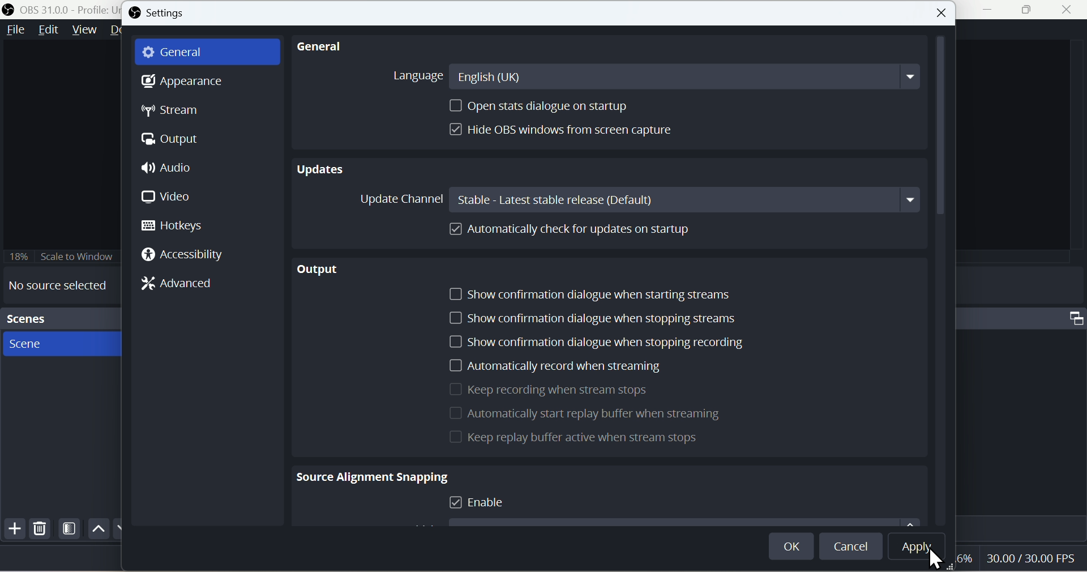 The image size is (1087, 572). Describe the element at coordinates (597, 318) in the screenshot. I see `Show confirmation dialogue when stopping streams` at that location.